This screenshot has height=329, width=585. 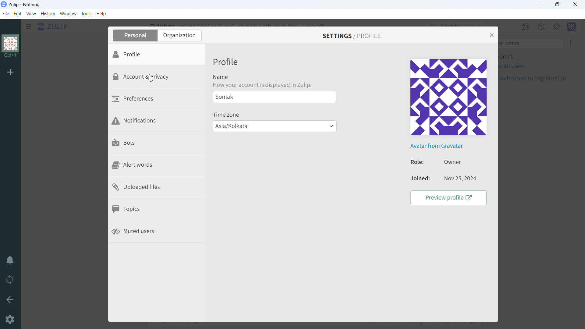 I want to click on notifications, so click(x=157, y=122).